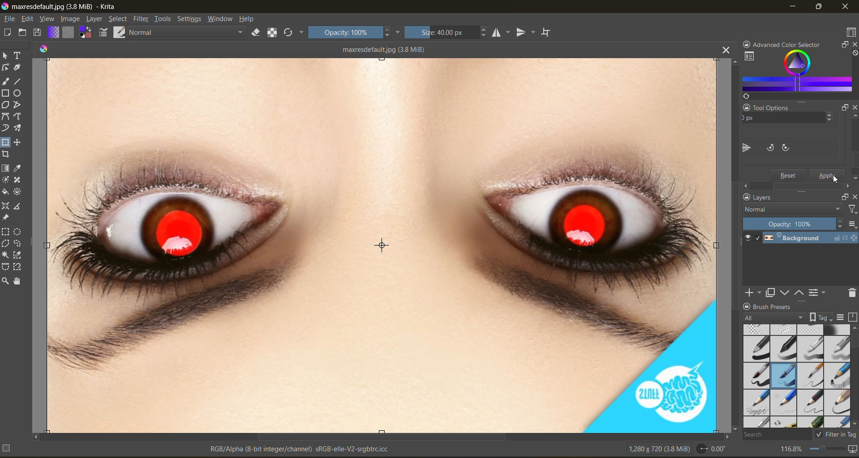 The image size is (859, 458). I want to click on close docker, so click(851, 107).